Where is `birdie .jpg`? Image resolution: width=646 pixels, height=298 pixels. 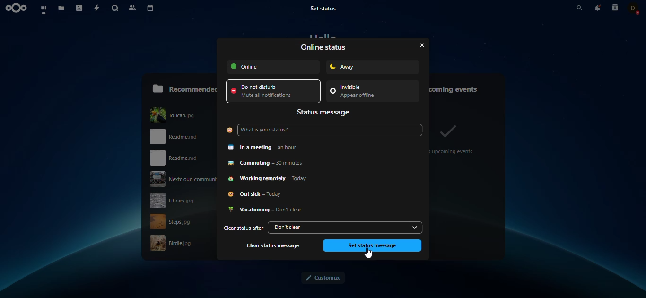 birdie .jpg is located at coordinates (177, 243).